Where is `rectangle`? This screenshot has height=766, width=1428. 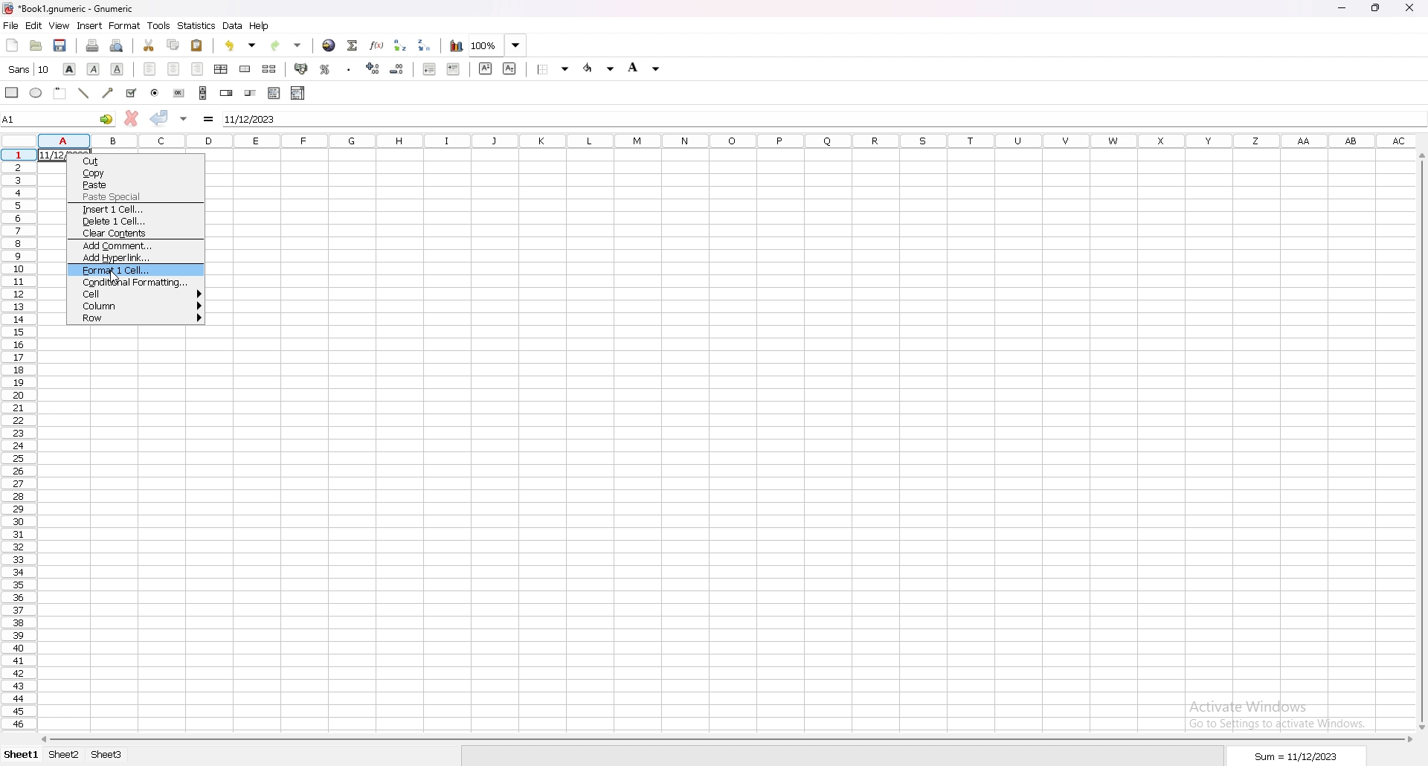
rectangle is located at coordinates (11, 93).